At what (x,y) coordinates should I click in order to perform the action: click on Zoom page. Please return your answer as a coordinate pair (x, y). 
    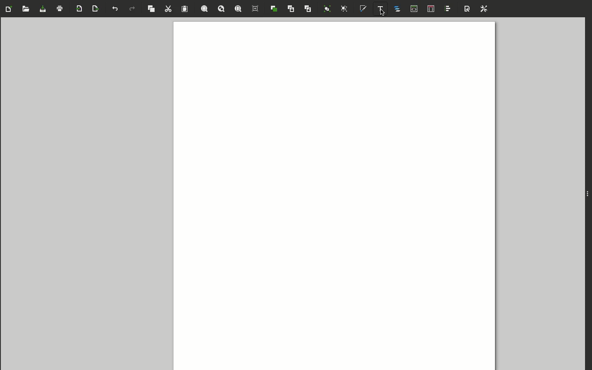
    Looking at the image, I should click on (239, 8).